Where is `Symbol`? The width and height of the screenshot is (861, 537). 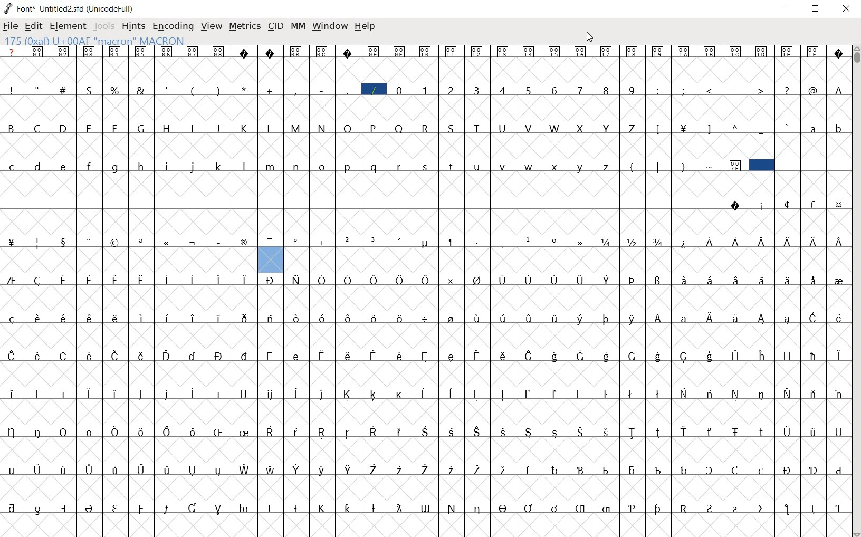
Symbol is located at coordinates (194, 507).